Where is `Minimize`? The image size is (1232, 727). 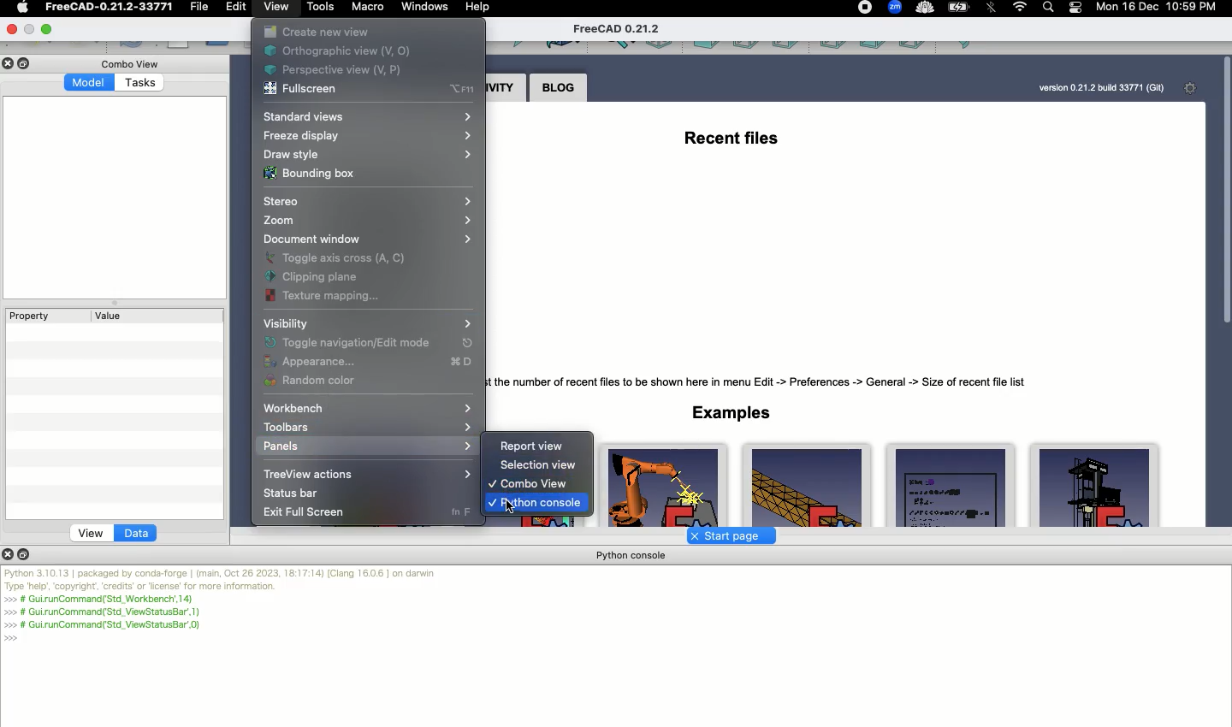
Minimize is located at coordinates (48, 27).